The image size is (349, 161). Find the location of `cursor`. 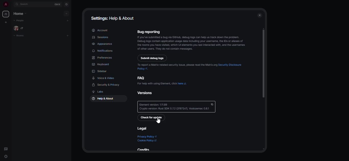

cursor is located at coordinates (158, 121).